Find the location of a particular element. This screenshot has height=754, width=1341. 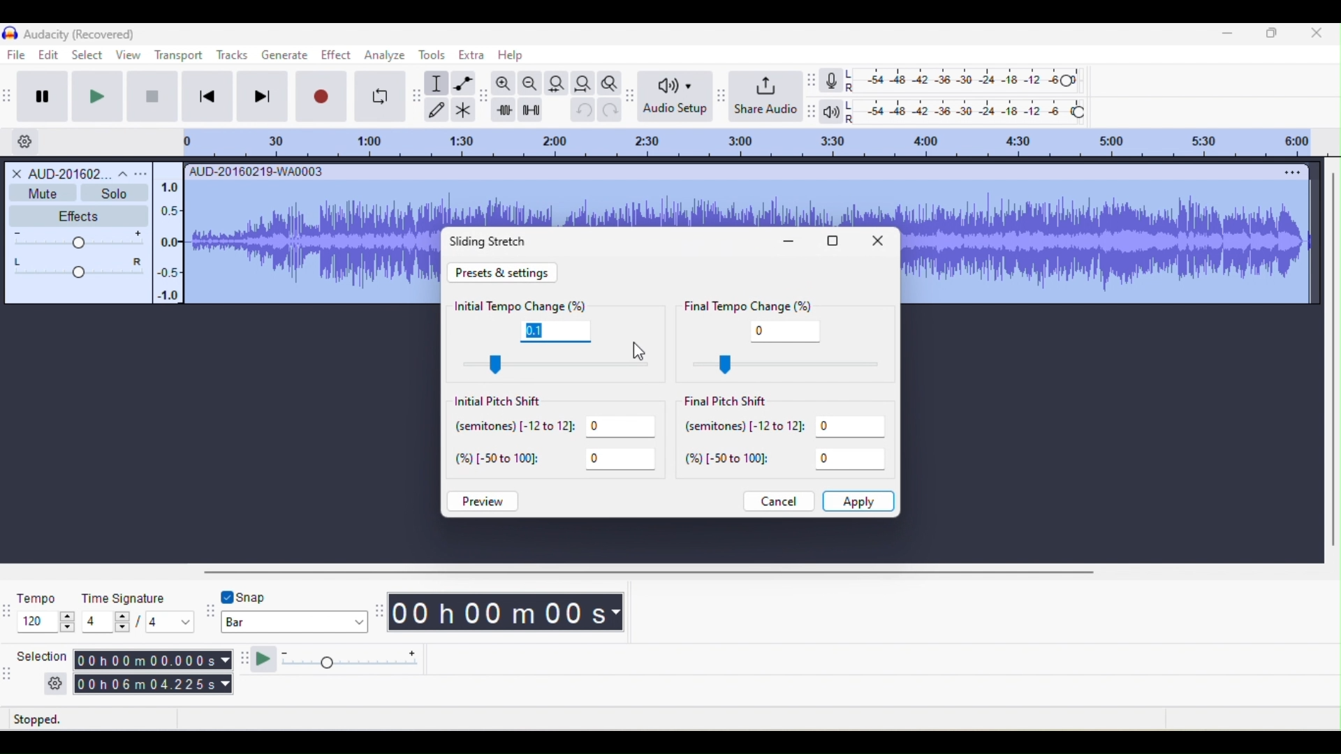

enable looping is located at coordinates (379, 96).